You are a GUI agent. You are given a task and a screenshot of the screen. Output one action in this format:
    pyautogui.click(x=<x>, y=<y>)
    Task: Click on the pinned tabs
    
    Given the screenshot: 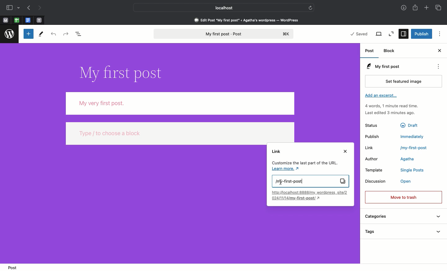 What is the action you would take?
    pyautogui.click(x=18, y=20)
    